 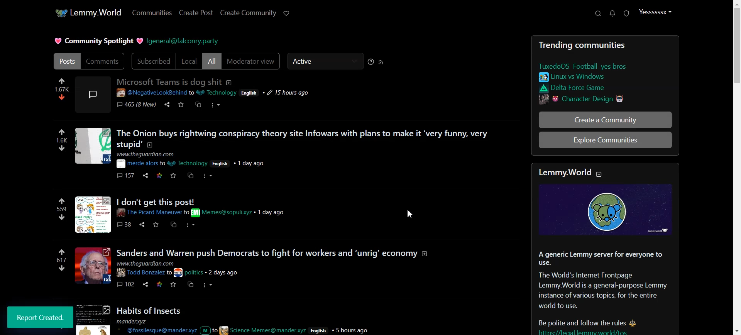 I want to click on posts, so click(x=304, y=147).